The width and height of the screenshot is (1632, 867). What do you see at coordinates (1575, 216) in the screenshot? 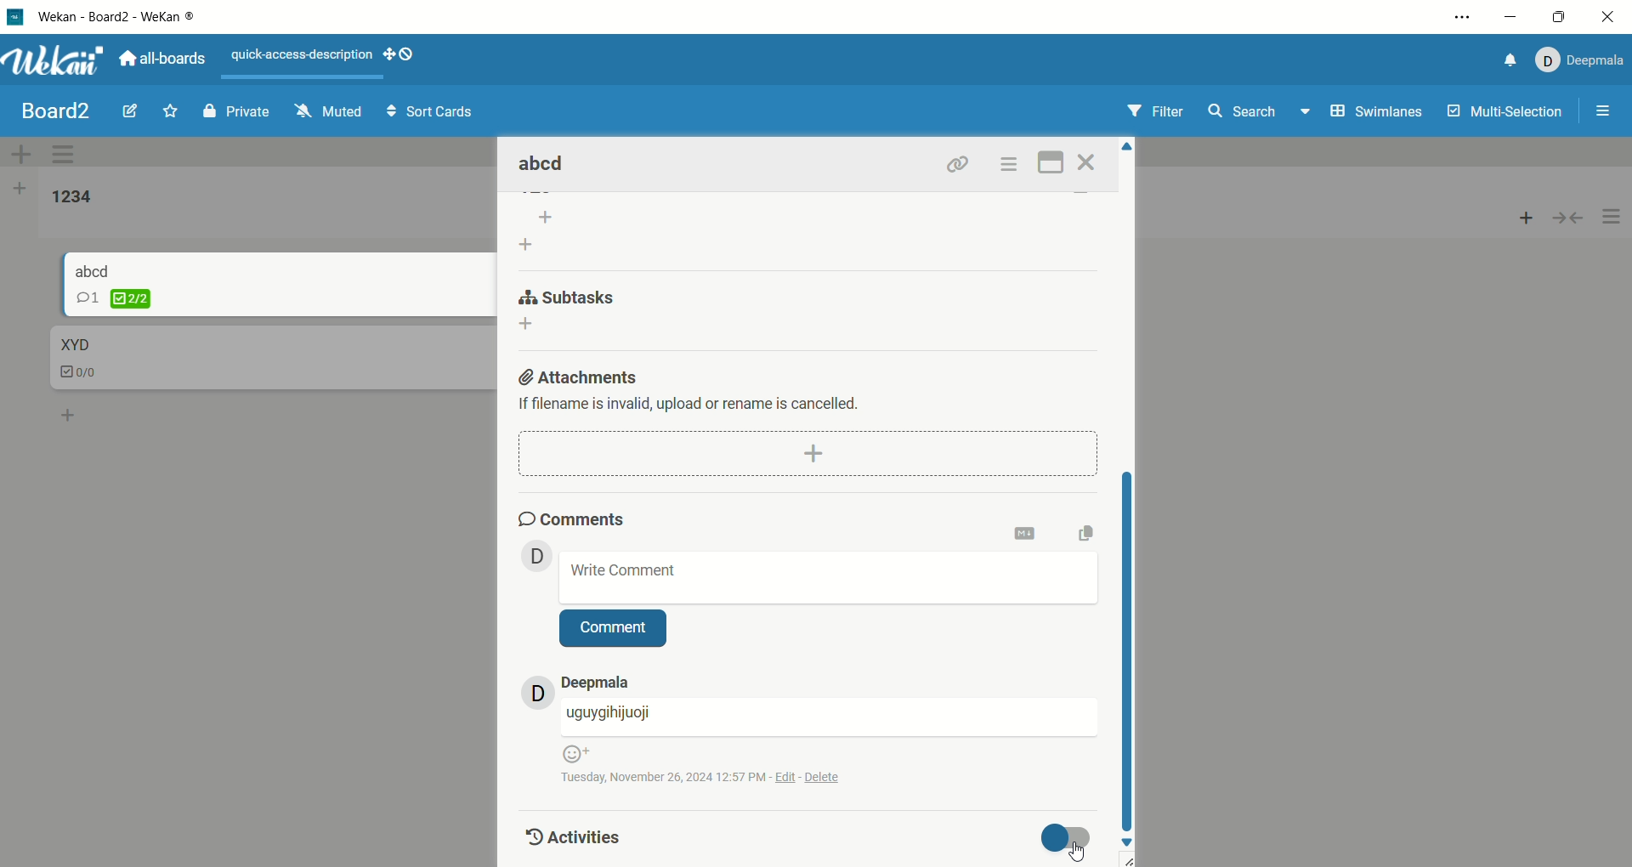
I see `collapse` at bounding box center [1575, 216].